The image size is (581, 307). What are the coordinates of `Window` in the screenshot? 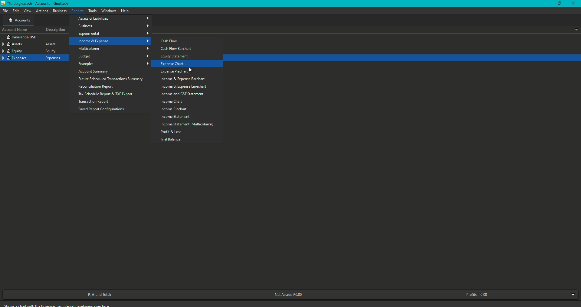 It's located at (108, 11).